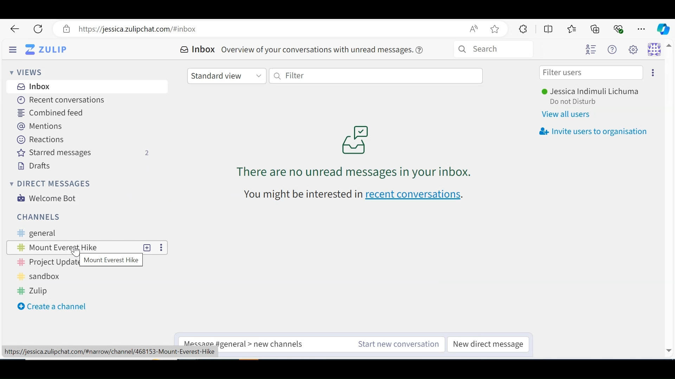 The image size is (675, 379). I want to click on Collections, so click(596, 28).